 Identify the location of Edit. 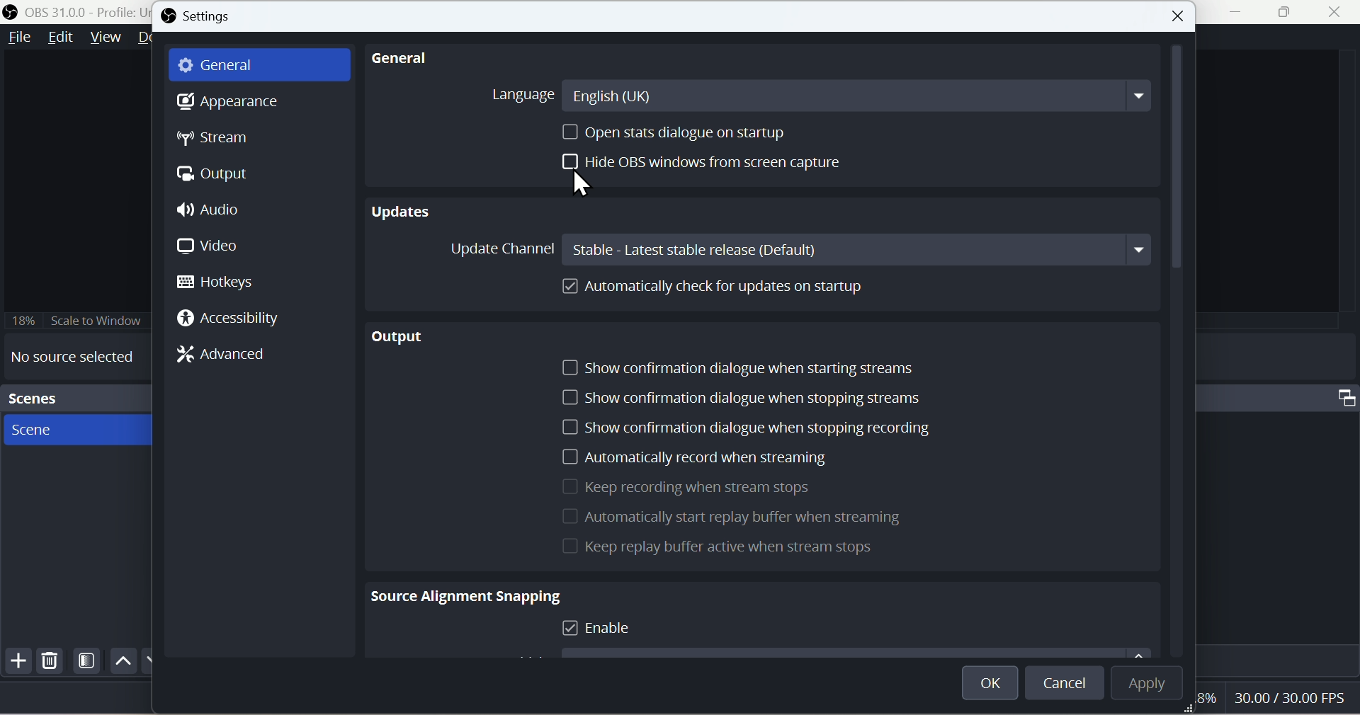
(59, 42).